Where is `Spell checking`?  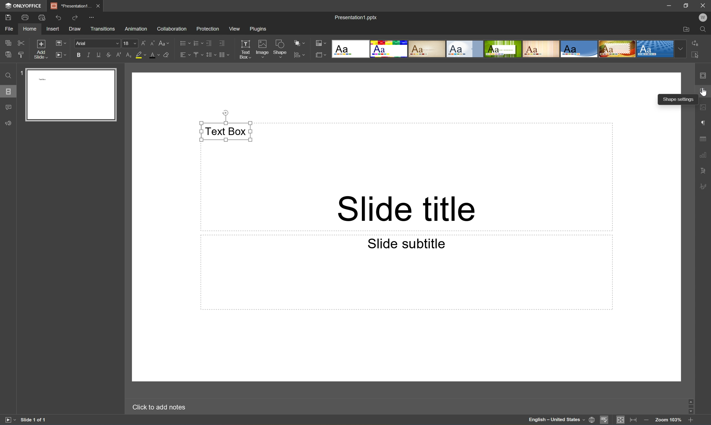
Spell checking is located at coordinates (604, 421).